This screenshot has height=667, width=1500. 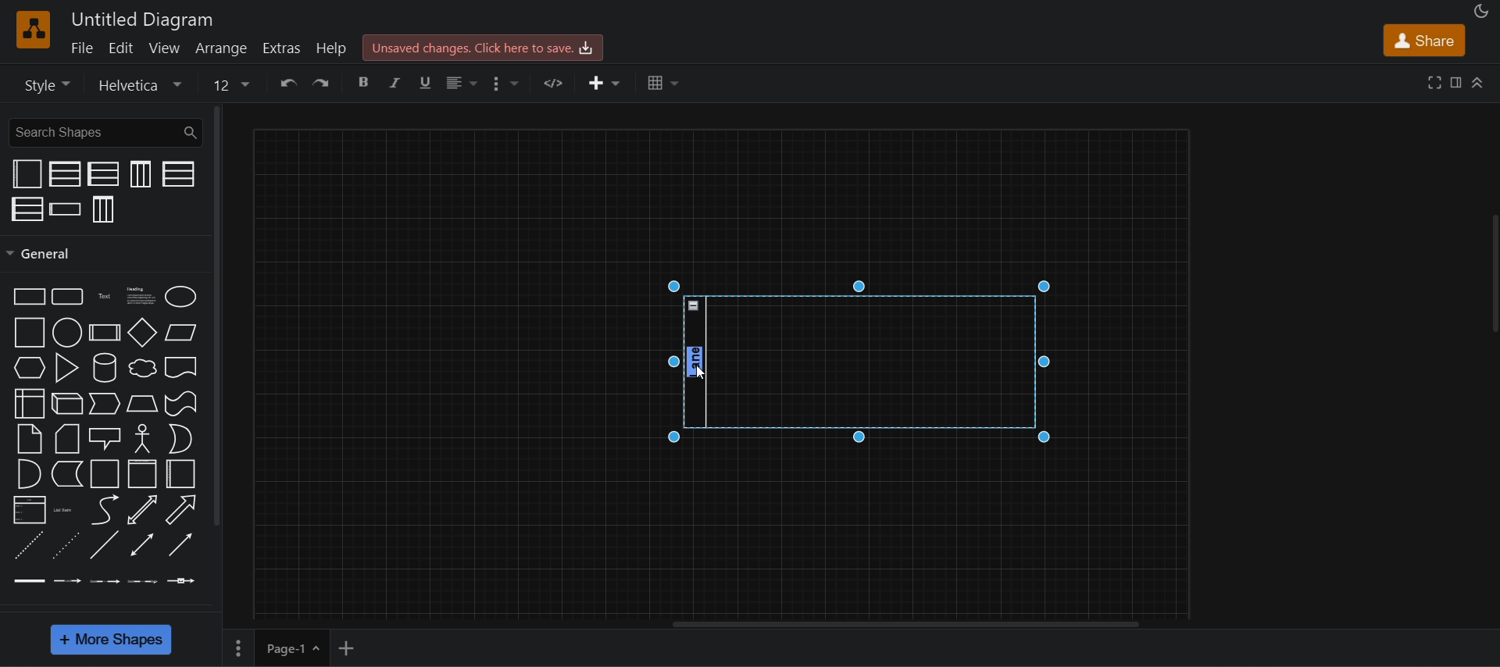 What do you see at coordinates (104, 404) in the screenshot?
I see `step` at bounding box center [104, 404].